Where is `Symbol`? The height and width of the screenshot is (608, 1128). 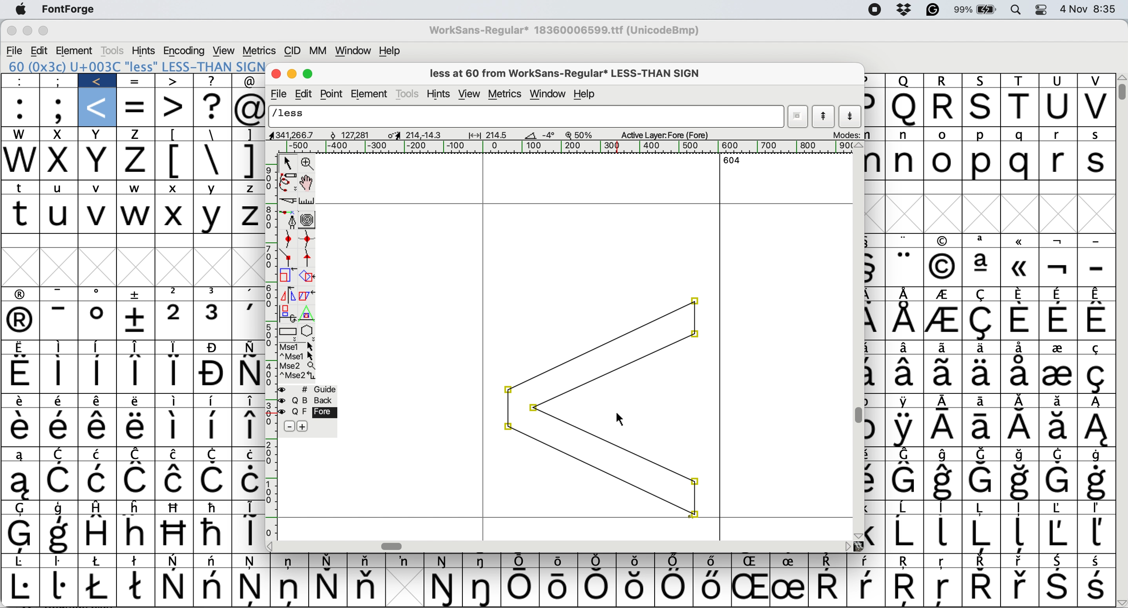 Symbol is located at coordinates (138, 454).